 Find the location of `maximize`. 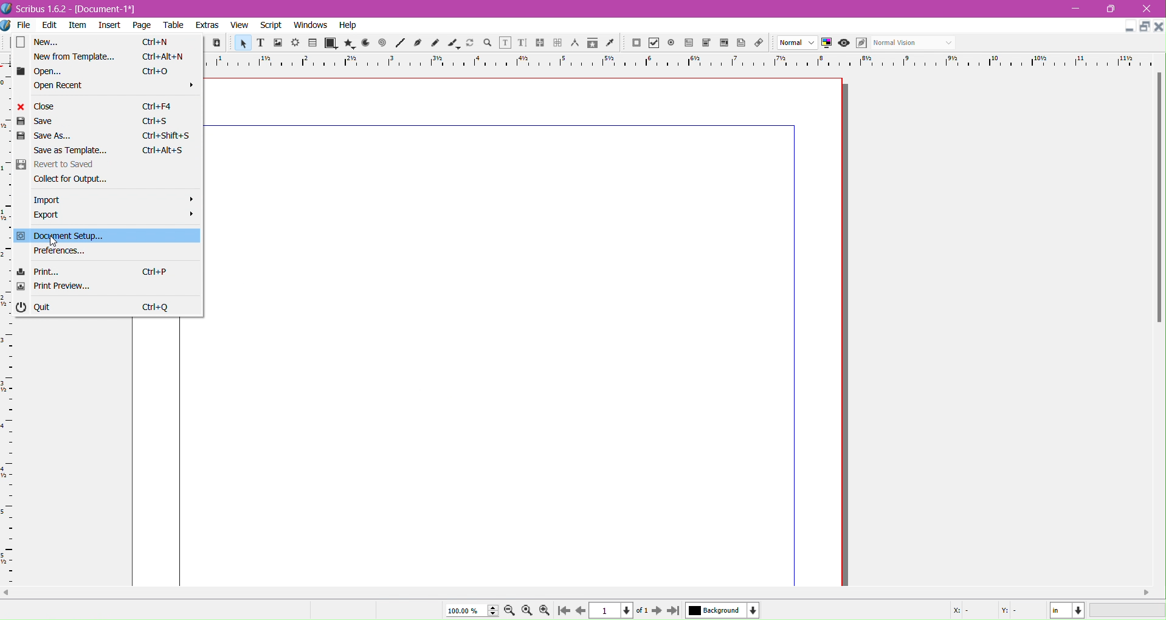

maximize is located at coordinates (1115, 9).